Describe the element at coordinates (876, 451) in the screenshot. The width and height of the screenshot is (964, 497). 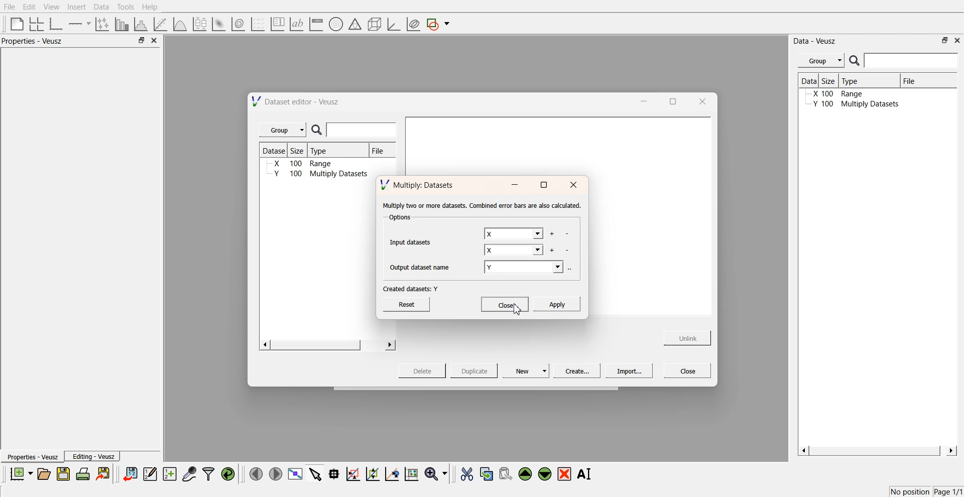
I see `scroll bar` at that location.